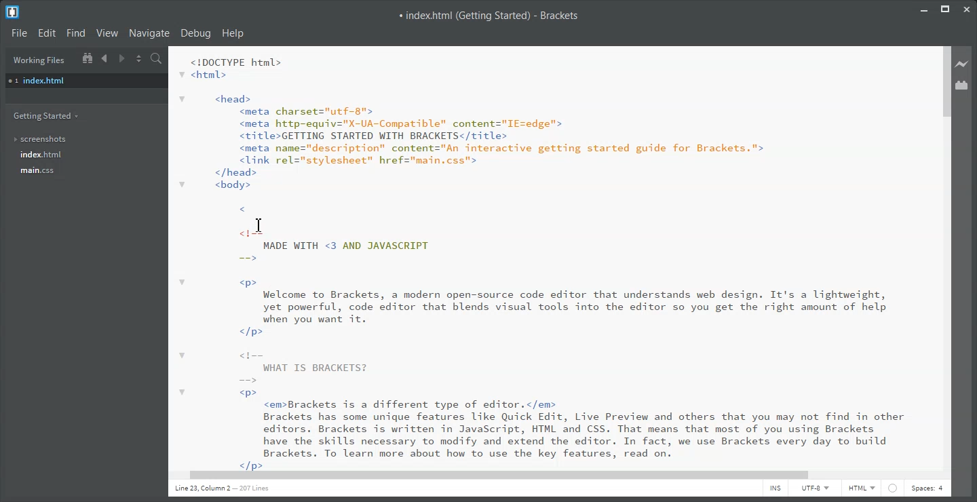 The width and height of the screenshot is (977, 502). Describe the element at coordinates (85, 81) in the screenshot. I see `Index.html` at that location.